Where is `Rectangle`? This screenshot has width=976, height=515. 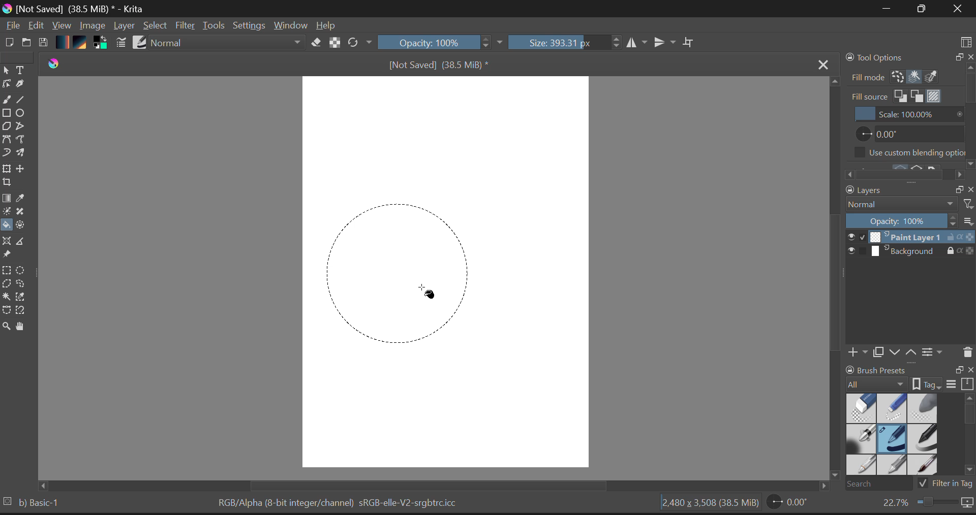
Rectangle is located at coordinates (8, 115).